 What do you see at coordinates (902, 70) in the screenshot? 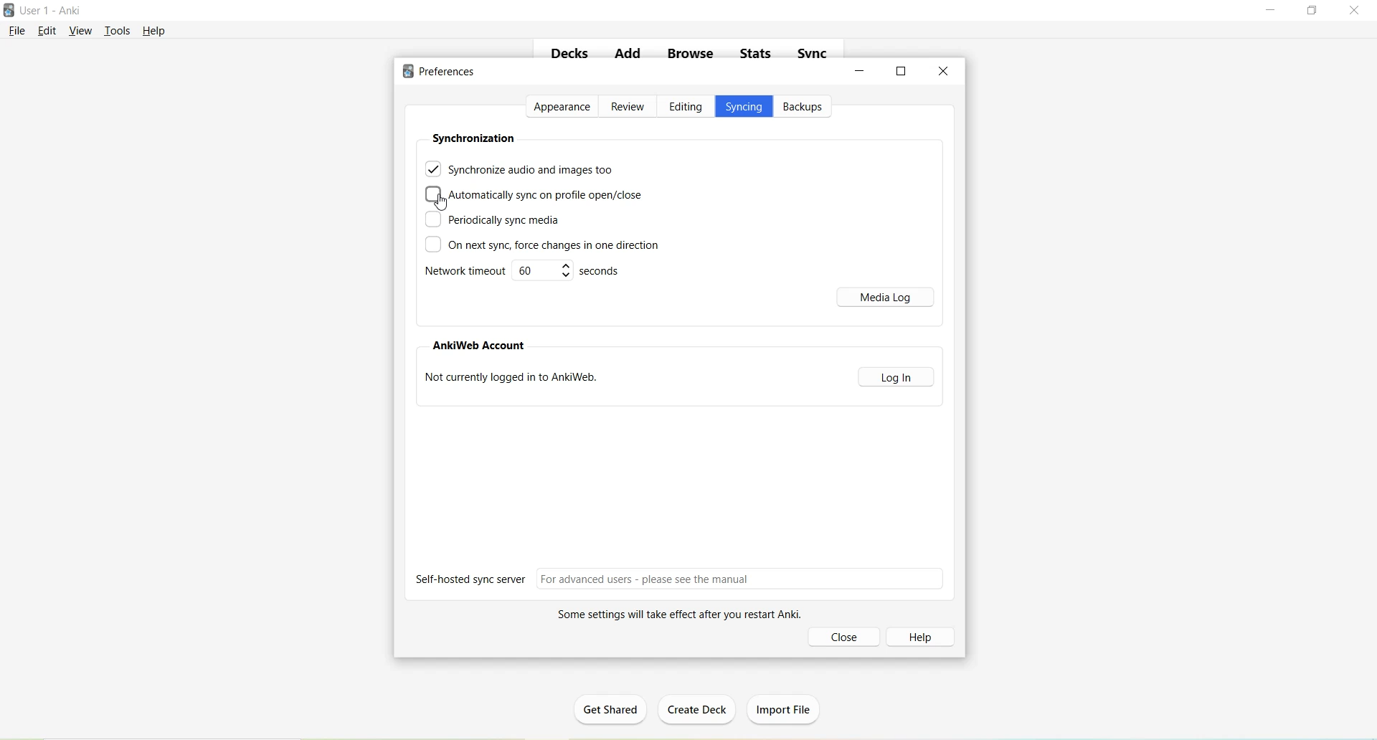
I see `Maximize` at bounding box center [902, 70].